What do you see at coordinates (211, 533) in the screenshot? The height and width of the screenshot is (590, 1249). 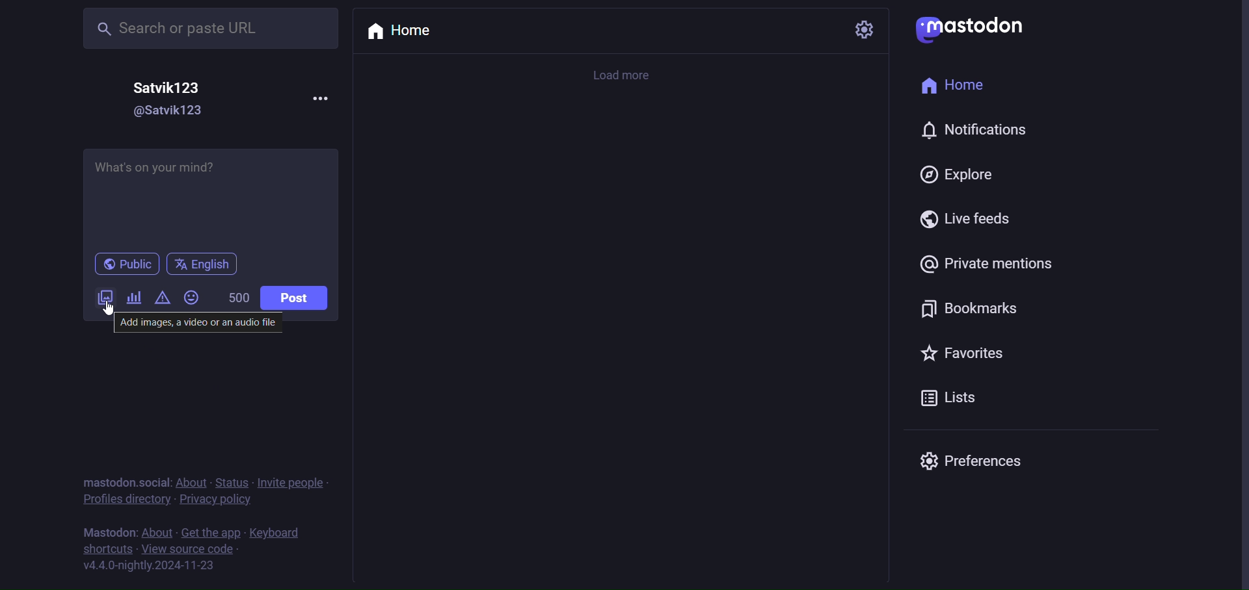 I see `get the app` at bounding box center [211, 533].